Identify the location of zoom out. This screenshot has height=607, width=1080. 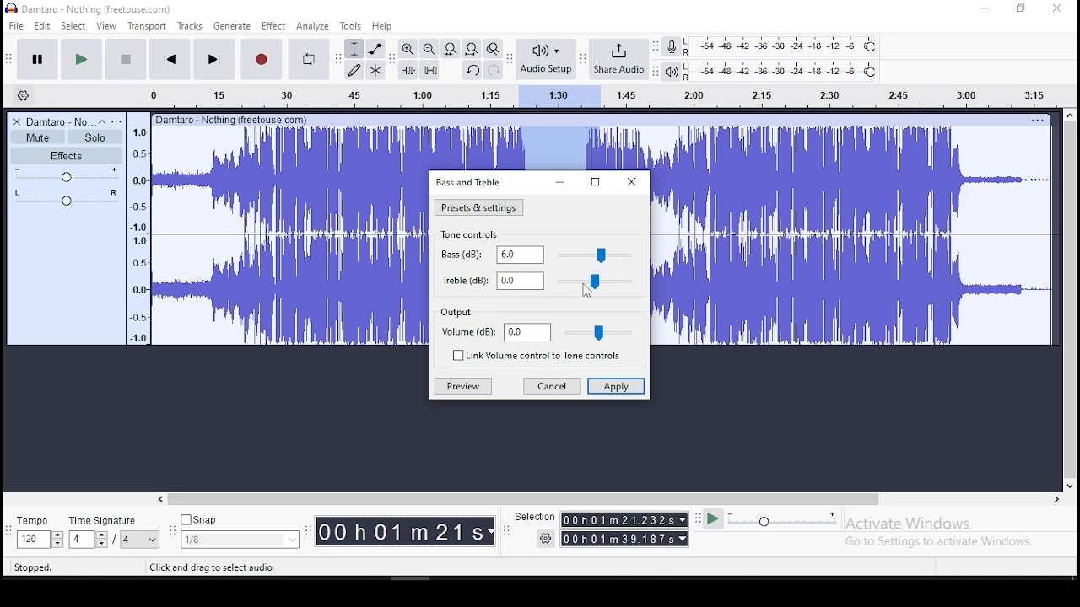
(429, 48).